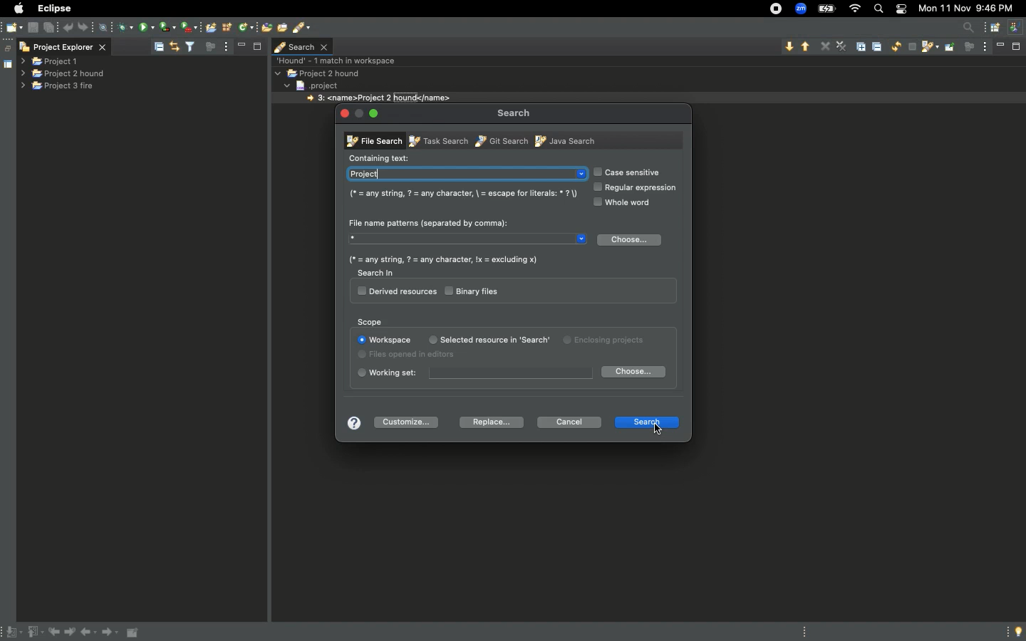 The image size is (1026, 641). What do you see at coordinates (126, 27) in the screenshot?
I see `debug` at bounding box center [126, 27].